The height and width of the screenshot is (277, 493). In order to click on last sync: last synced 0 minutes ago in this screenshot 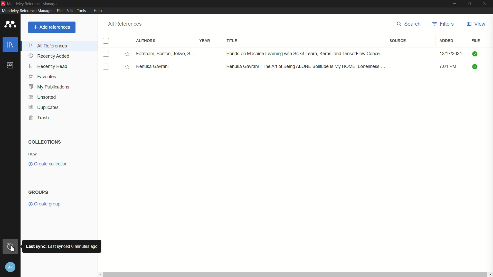, I will do `click(62, 246)`.